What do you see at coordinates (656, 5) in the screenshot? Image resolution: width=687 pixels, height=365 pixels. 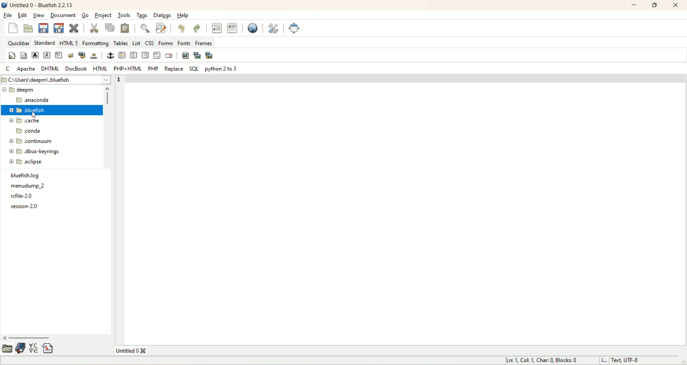 I see `maximize` at bounding box center [656, 5].